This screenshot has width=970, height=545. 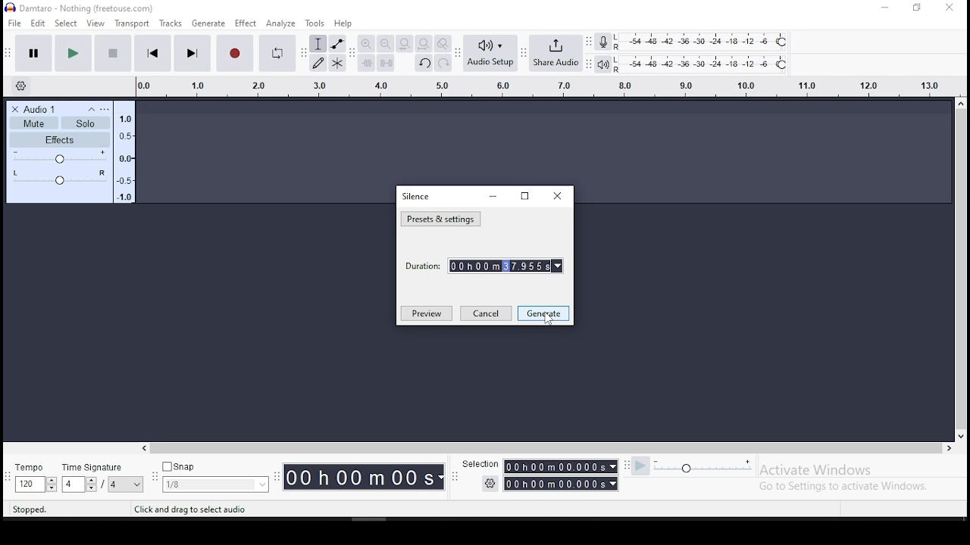 I want to click on track's timing, so click(x=543, y=85).